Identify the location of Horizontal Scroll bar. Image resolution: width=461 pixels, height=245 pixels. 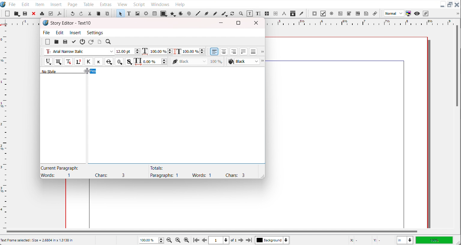
(211, 231).